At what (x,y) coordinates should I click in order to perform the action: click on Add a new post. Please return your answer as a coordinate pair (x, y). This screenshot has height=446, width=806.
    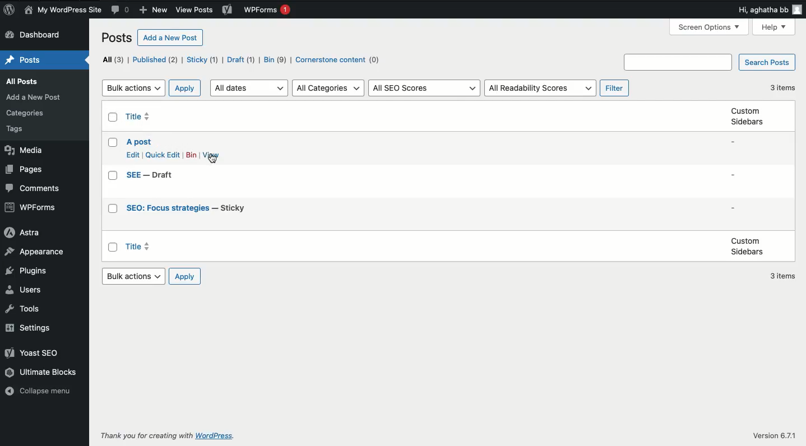
    Looking at the image, I should click on (172, 38).